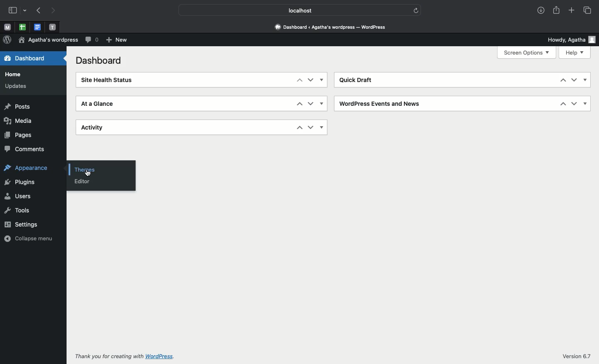 The width and height of the screenshot is (599, 364). Describe the element at coordinates (26, 11) in the screenshot. I see `drop-down` at that location.